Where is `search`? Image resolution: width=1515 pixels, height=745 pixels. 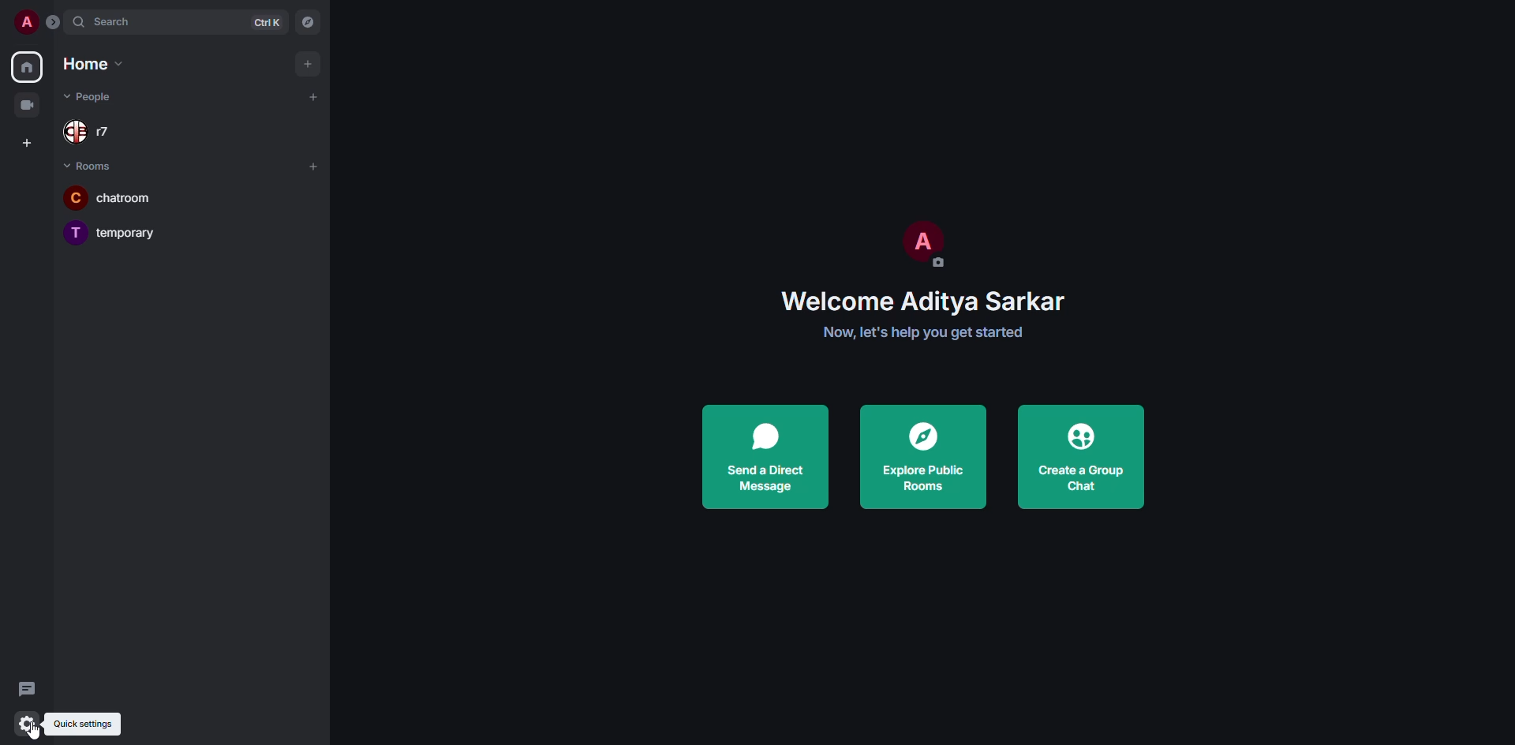 search is located at coordinates (116, 22).